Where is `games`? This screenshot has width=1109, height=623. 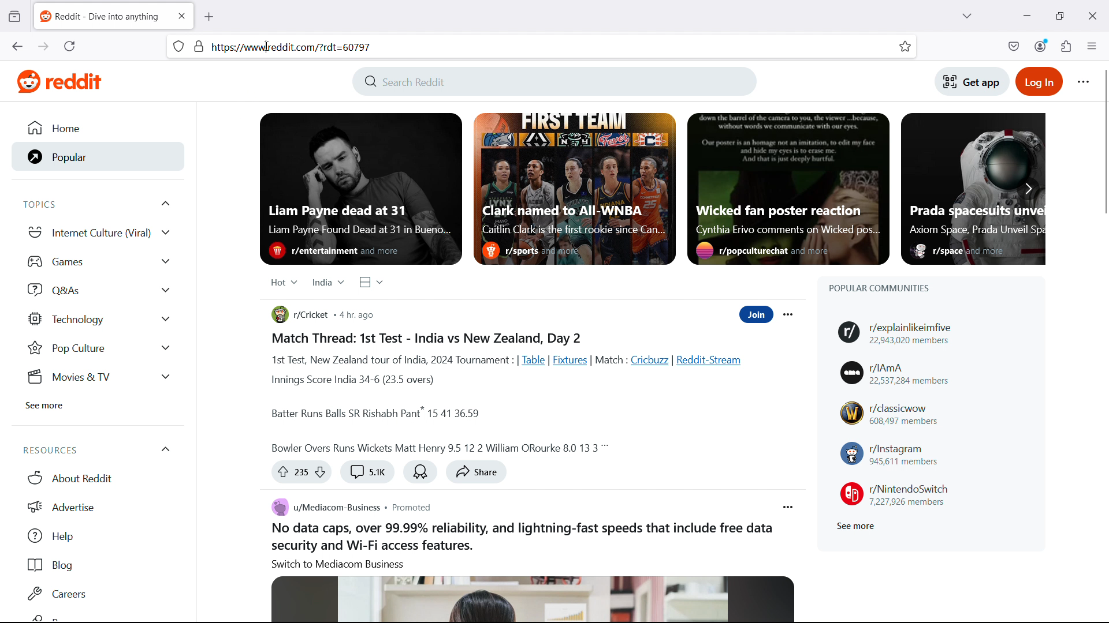
games is located at coordinates (100, 260).